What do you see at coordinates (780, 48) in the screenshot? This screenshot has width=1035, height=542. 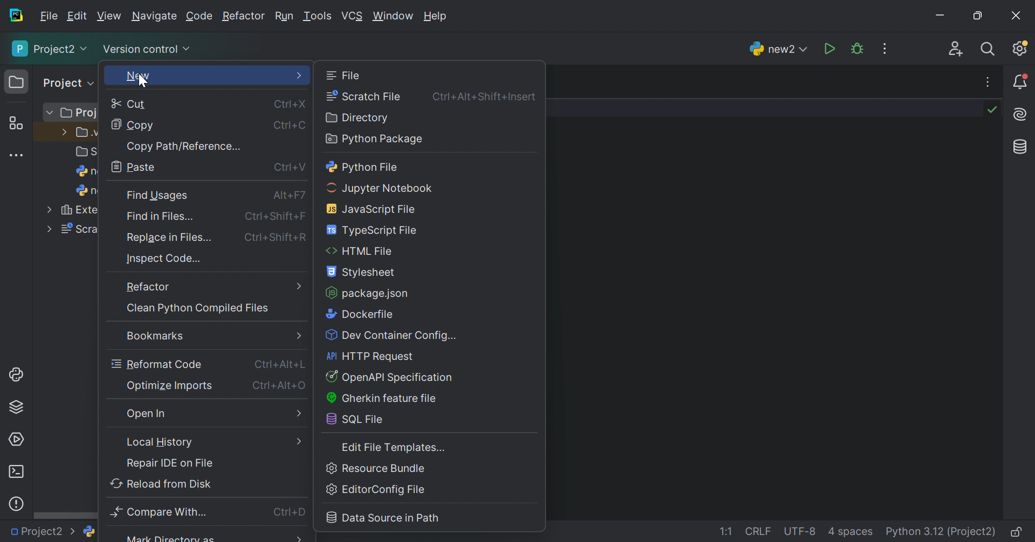 I see `new2` at bounding box center [780, 48].